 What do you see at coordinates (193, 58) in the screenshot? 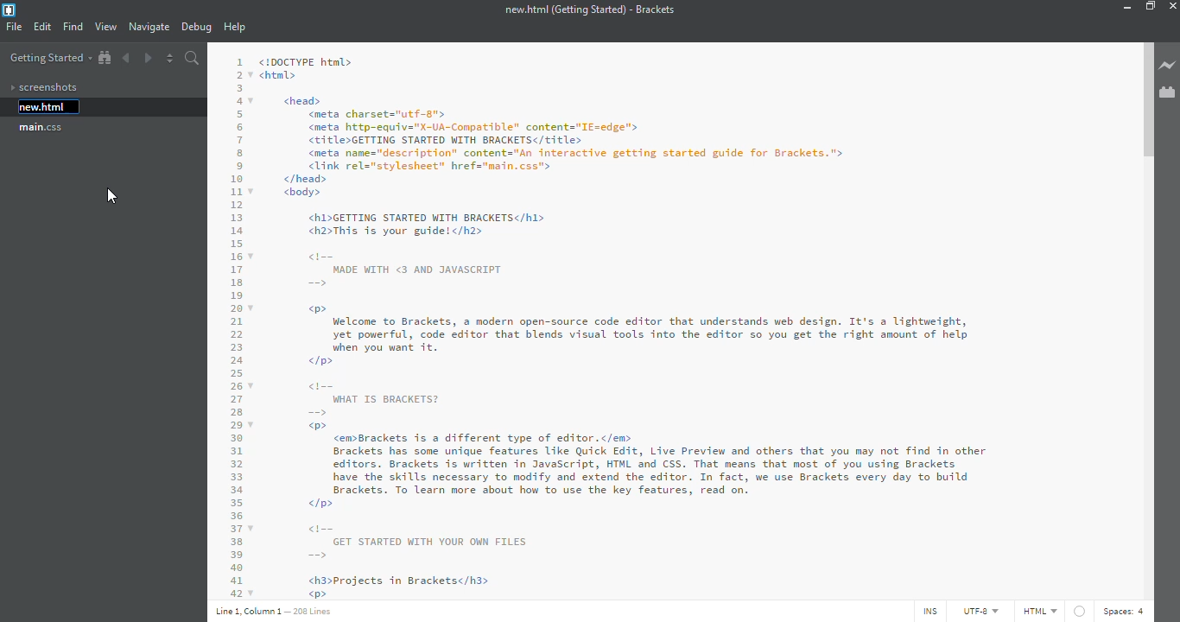
I see `search` at bounding box center [193, 58].